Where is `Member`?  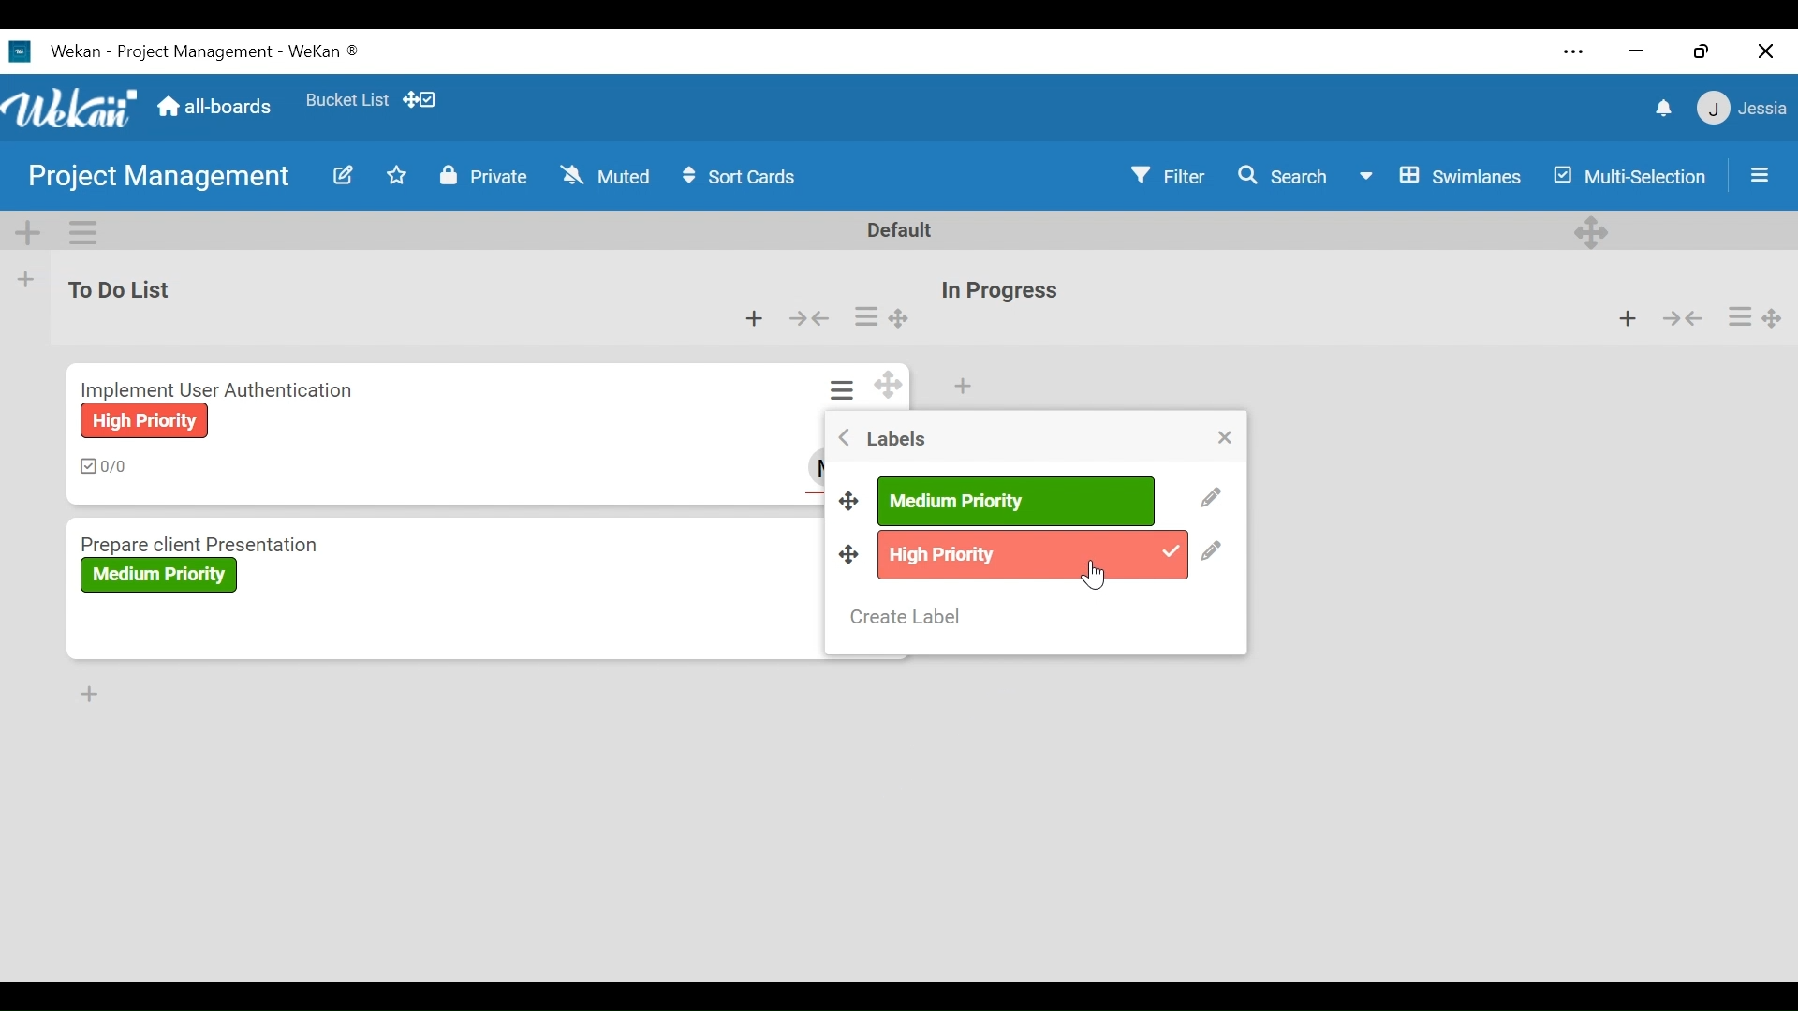
Member is located at coordinates (818, 466).